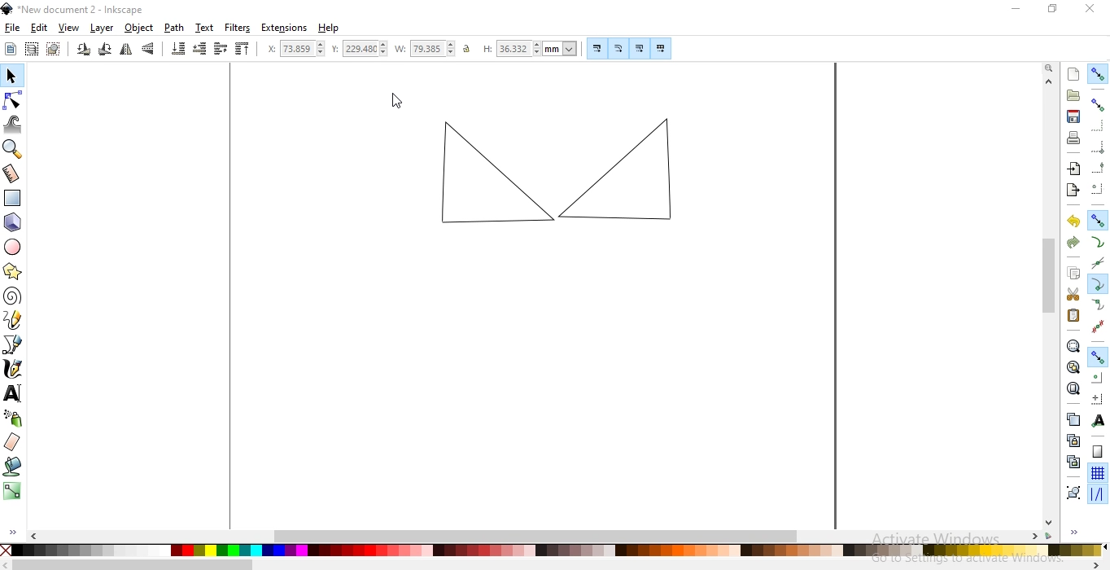 The image size is (1110, 570). What do you see at coordinates (14, 246) in the screenshot?
I see `create circles, arcs and ellipses` at bounding box center [14, 246].